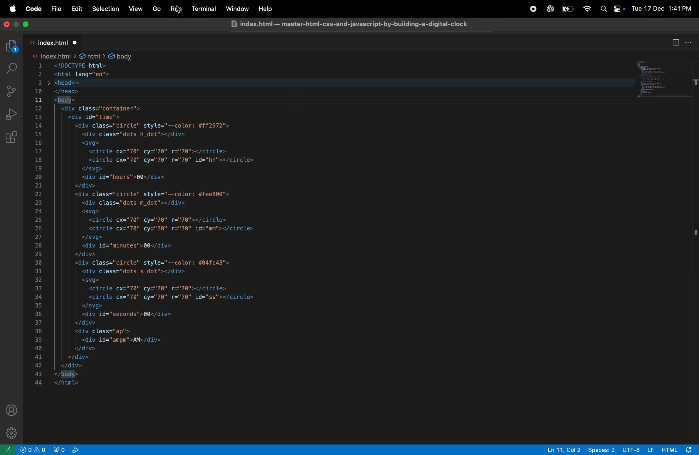 This screenshot has height=455, width=699. What do you see at coordinates (156, 9) in the screenshot?
I see `Go` at bounding box center [156, 9].